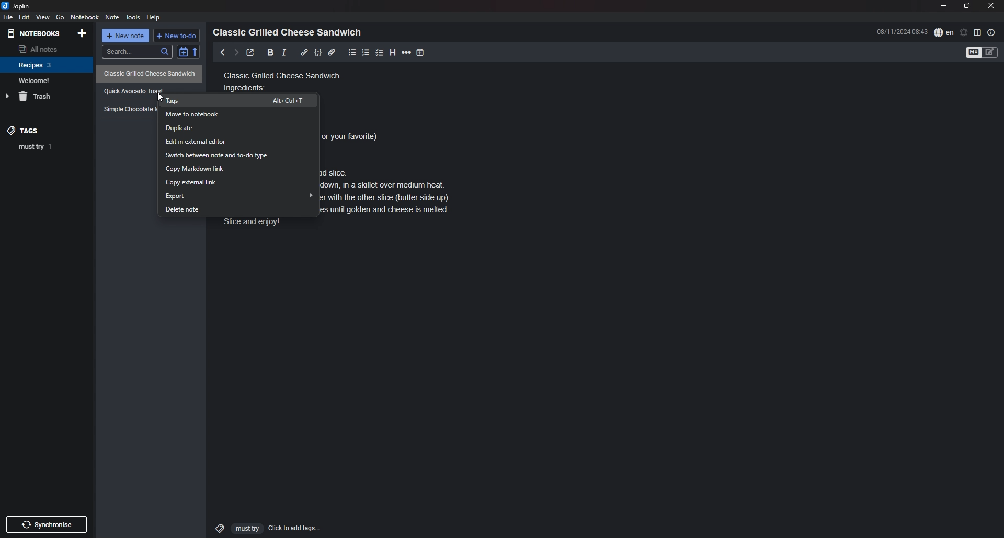  What do you see at coordinates (47, 522) in the screenshot?
I see `` at bounding box center [47, 522].